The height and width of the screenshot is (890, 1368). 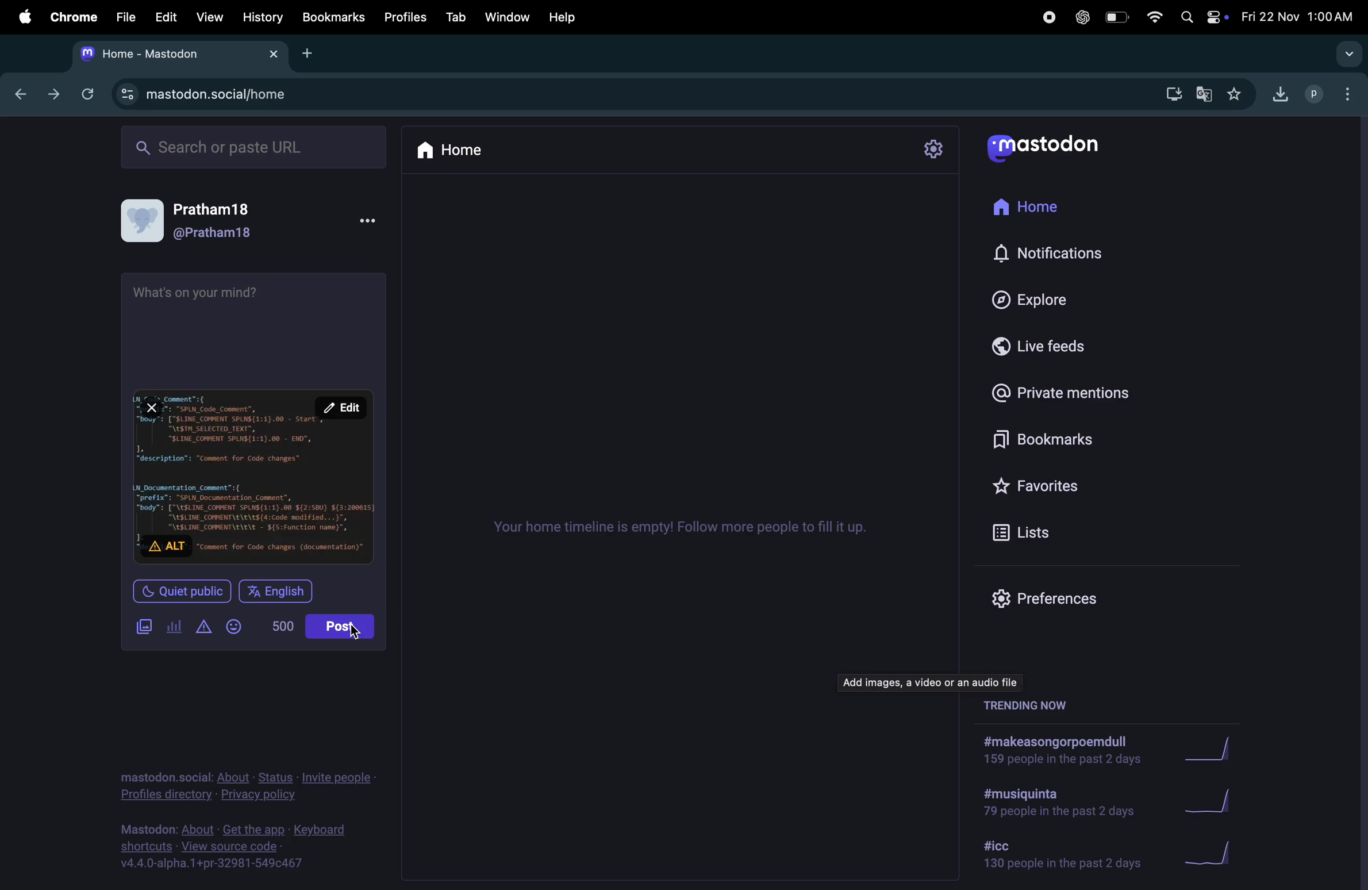 I want to click on whats in ypour mind, so click(x=197, y=294).